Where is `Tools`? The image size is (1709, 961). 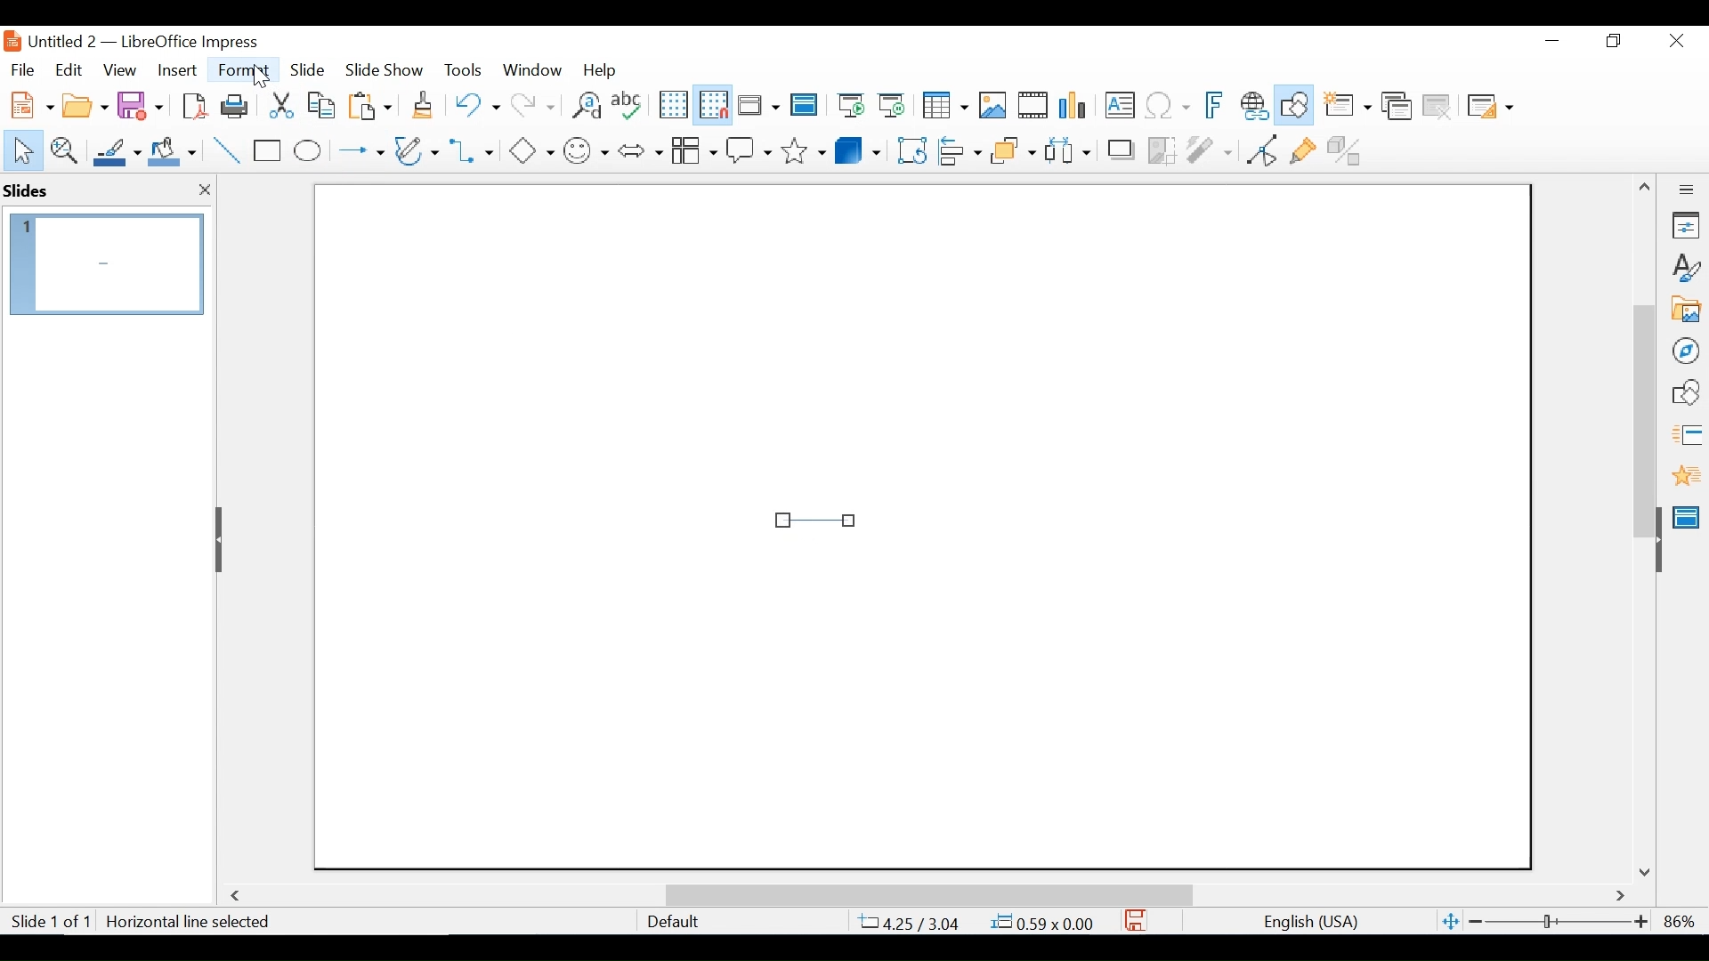
Tools is located at coordinates (463, 69).